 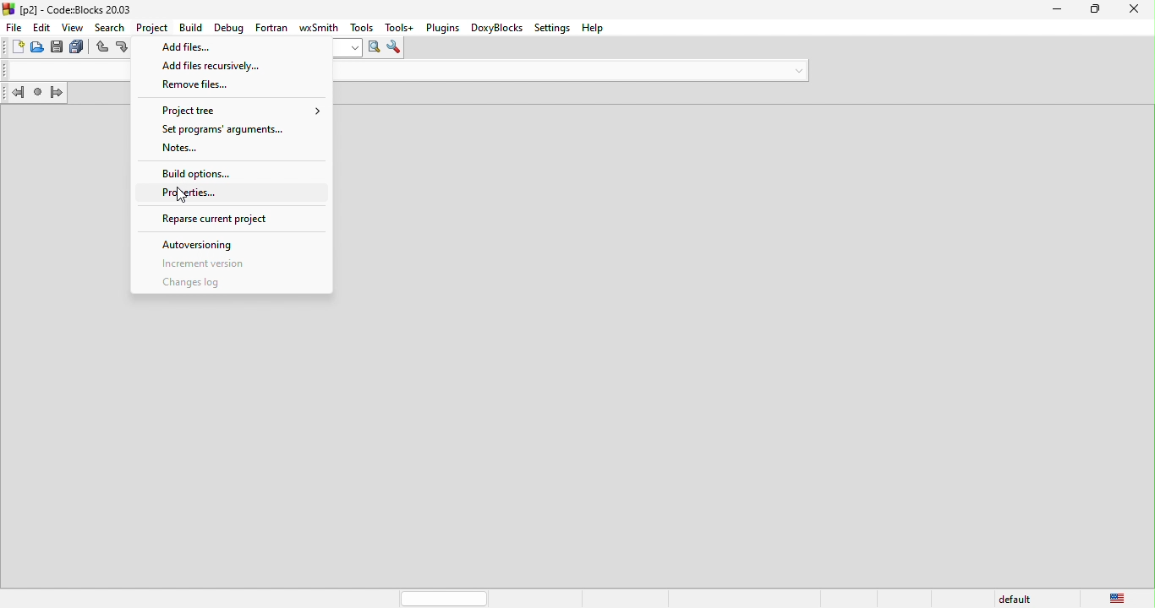 What do you see at coordinates (598, 28) in the screenshot?
I see `help` at bounding box center [598, 28].